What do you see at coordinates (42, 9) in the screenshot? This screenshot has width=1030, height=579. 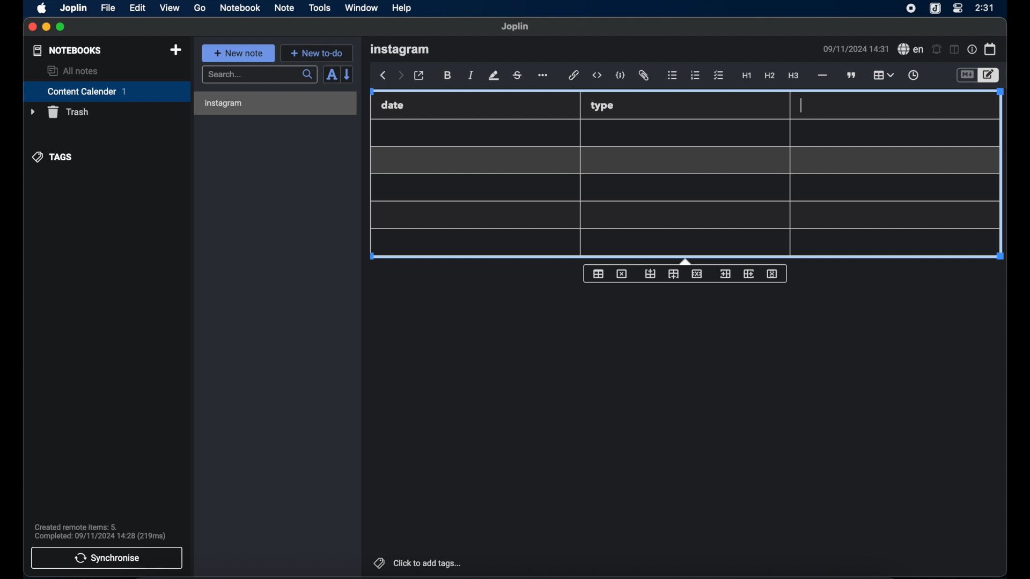 I see `apple icon` at bounding box center [42, 9].